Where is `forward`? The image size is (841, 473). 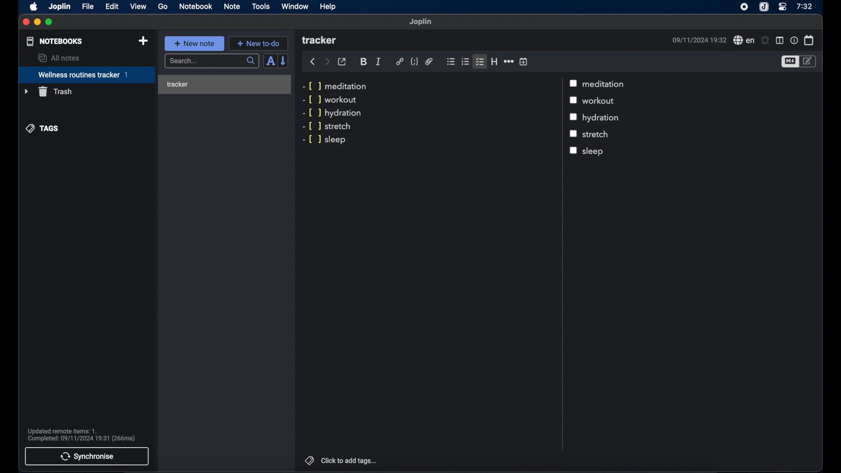
forward is located at coordinates (327, 61).